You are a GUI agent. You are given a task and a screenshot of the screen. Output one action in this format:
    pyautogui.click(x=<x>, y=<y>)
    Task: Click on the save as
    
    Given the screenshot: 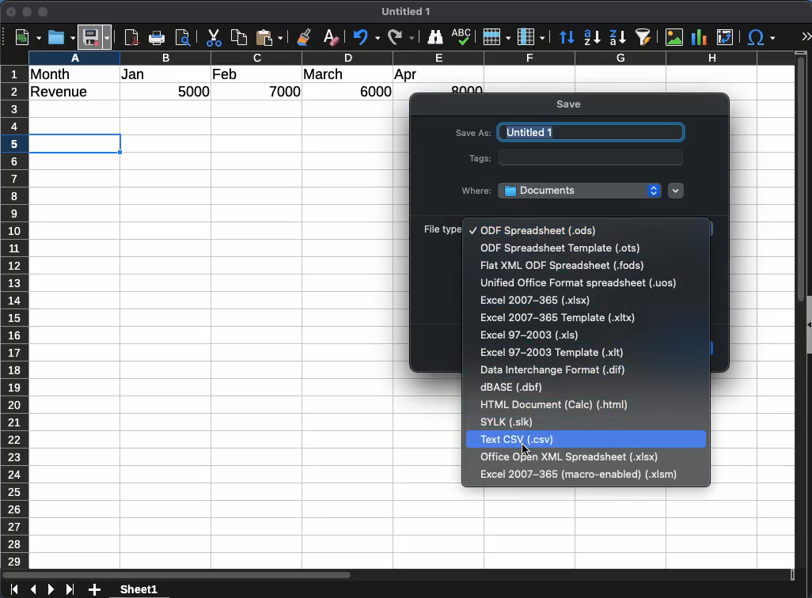 What is the action you would take?
    pyautogui.click(x=473, y=134)
    